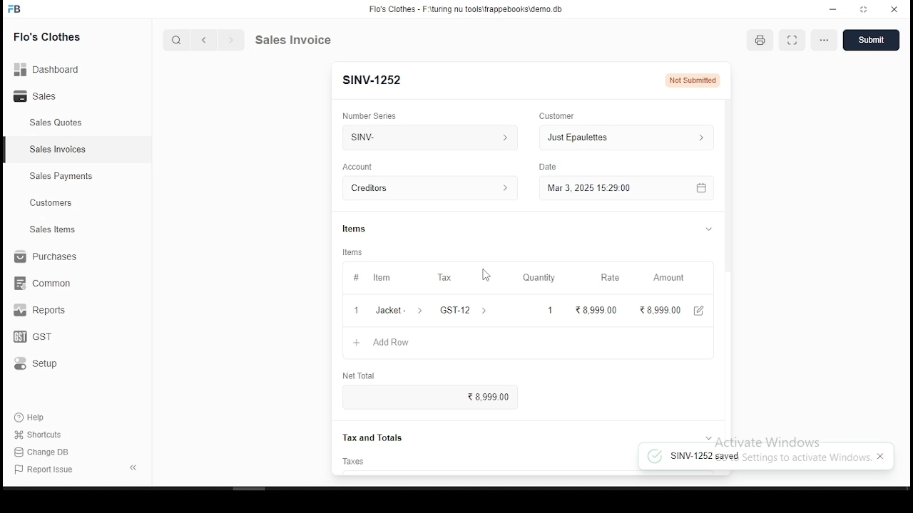 The image size is (913, 513). What do you see at coordinates (467, 9) in the screenshot?
I see `Flo's Clothes - F-\turing nu tools\frappebooks\demo db` at bounding box center [467, 9].